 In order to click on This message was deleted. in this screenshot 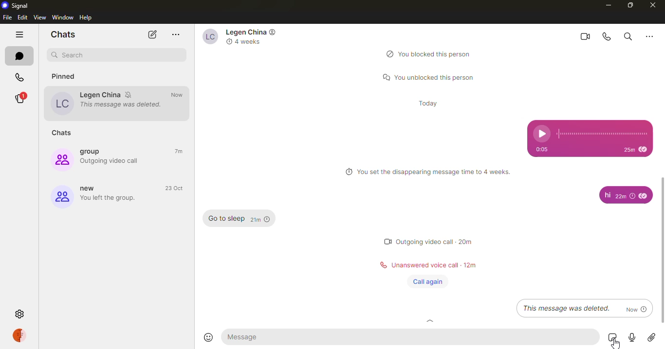, I will do `click(123, 105)`.